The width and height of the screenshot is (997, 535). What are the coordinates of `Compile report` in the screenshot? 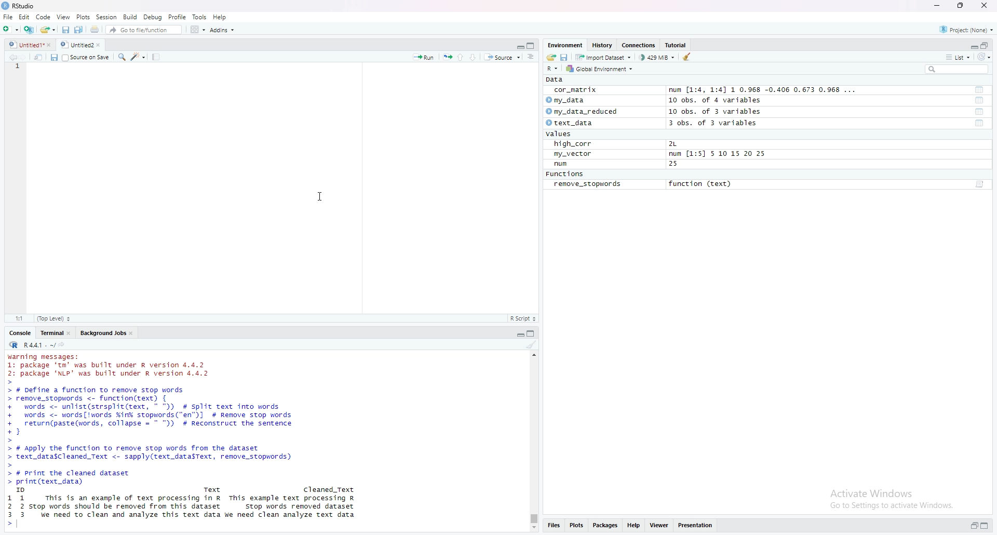 It's located at (156, 57).